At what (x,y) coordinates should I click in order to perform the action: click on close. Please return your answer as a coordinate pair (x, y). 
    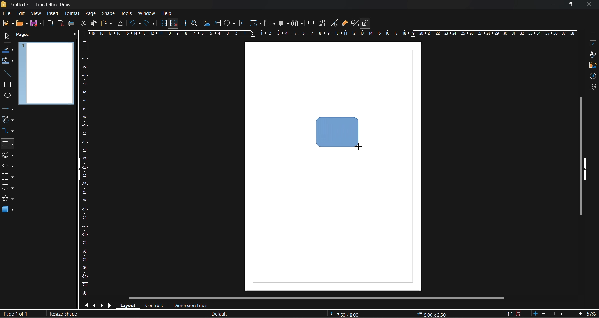
    Looking at the image, I should click on (75, 35).